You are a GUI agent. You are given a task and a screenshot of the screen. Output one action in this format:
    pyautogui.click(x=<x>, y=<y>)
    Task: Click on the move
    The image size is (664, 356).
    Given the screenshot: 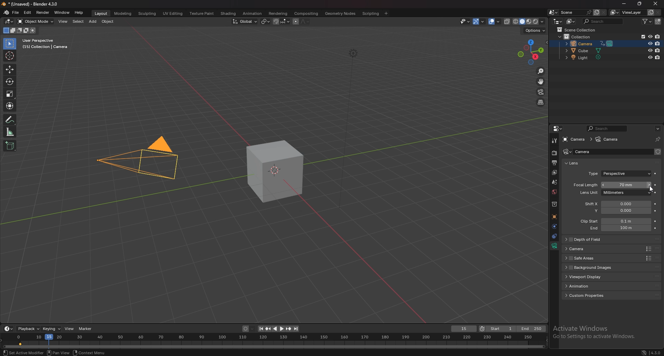 What is the action you would take?
    pyautogui.click(x=10, y=69)
    